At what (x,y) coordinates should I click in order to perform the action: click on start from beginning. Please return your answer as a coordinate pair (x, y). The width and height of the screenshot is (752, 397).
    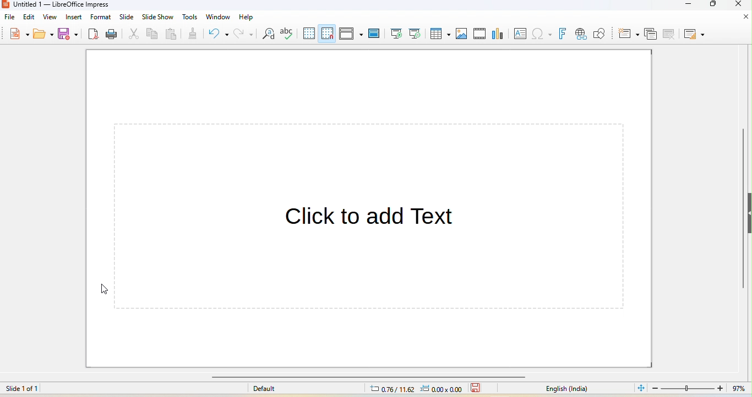
    Looking at the image, I should click on (396, 33).